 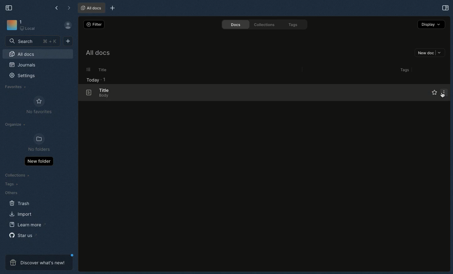 What do you see at coordinates (430, 93) in the screenshot?
I see `Favorite` at bounding box center [430, 93].